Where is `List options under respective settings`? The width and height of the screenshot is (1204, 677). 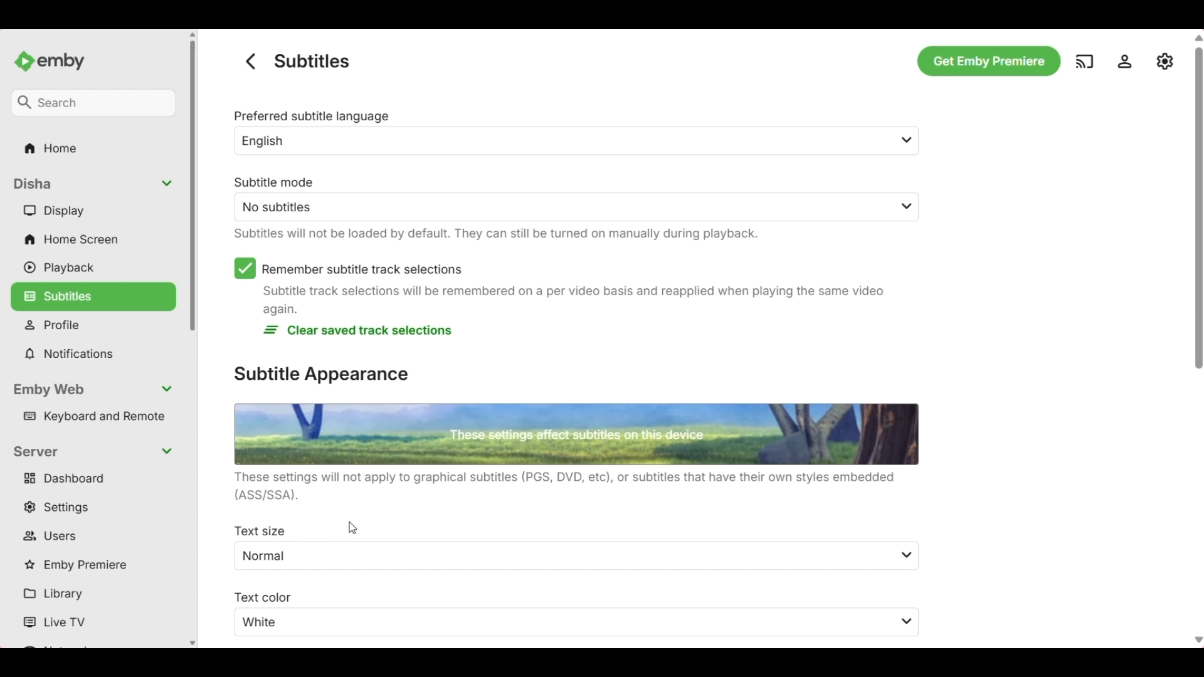 List options under respective settings is located at coordinates (908, 590).